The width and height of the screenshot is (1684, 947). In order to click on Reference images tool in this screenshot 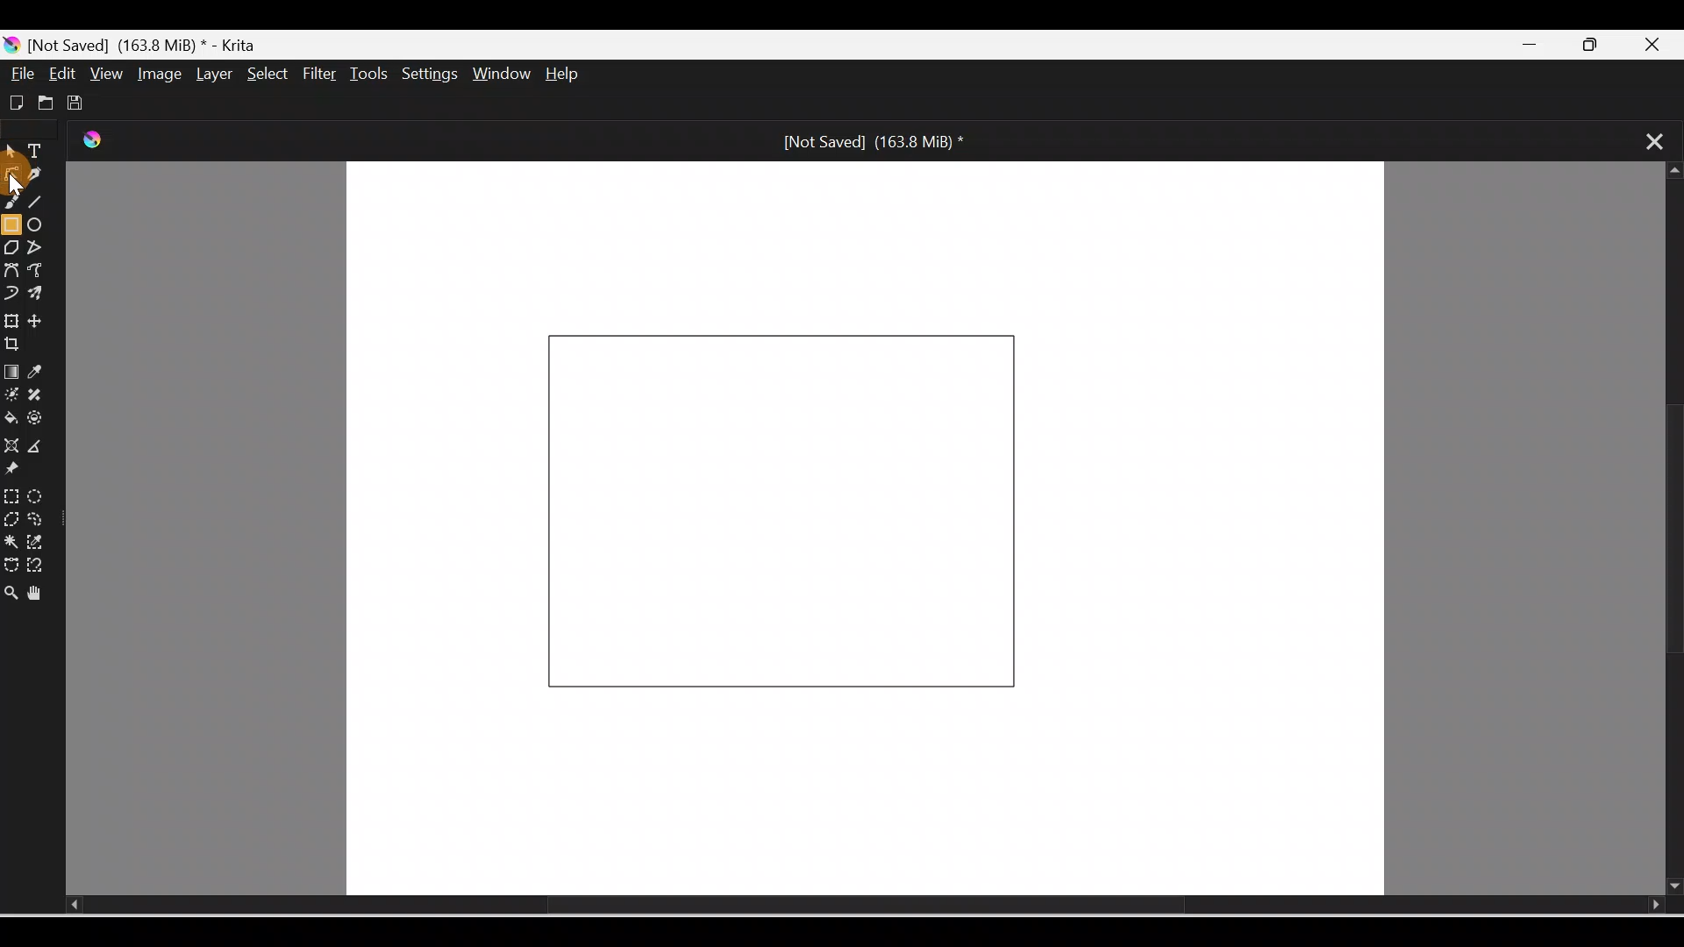, I will do `click(22, 472)`.